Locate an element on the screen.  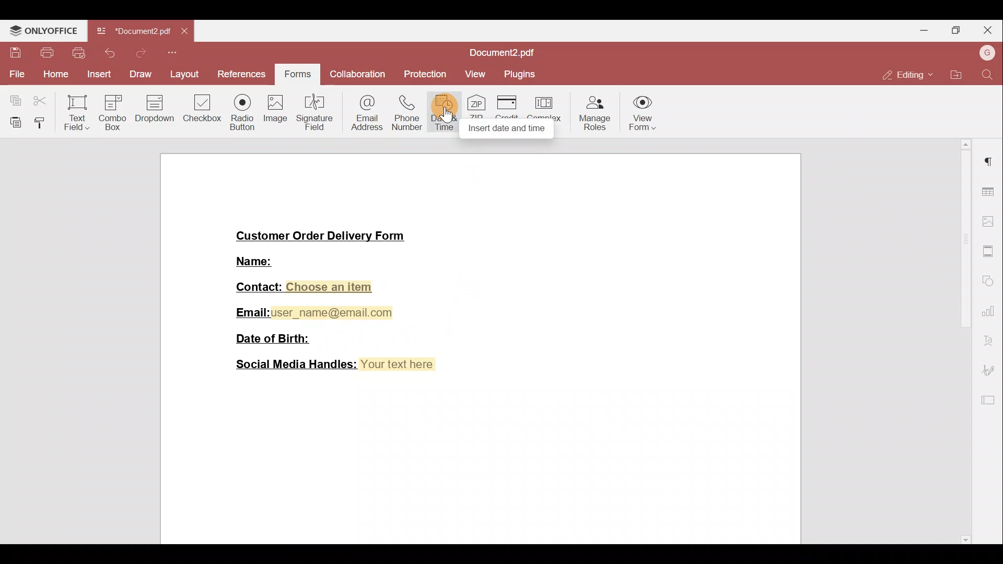
Signature field is located at coordinates (316, 111).